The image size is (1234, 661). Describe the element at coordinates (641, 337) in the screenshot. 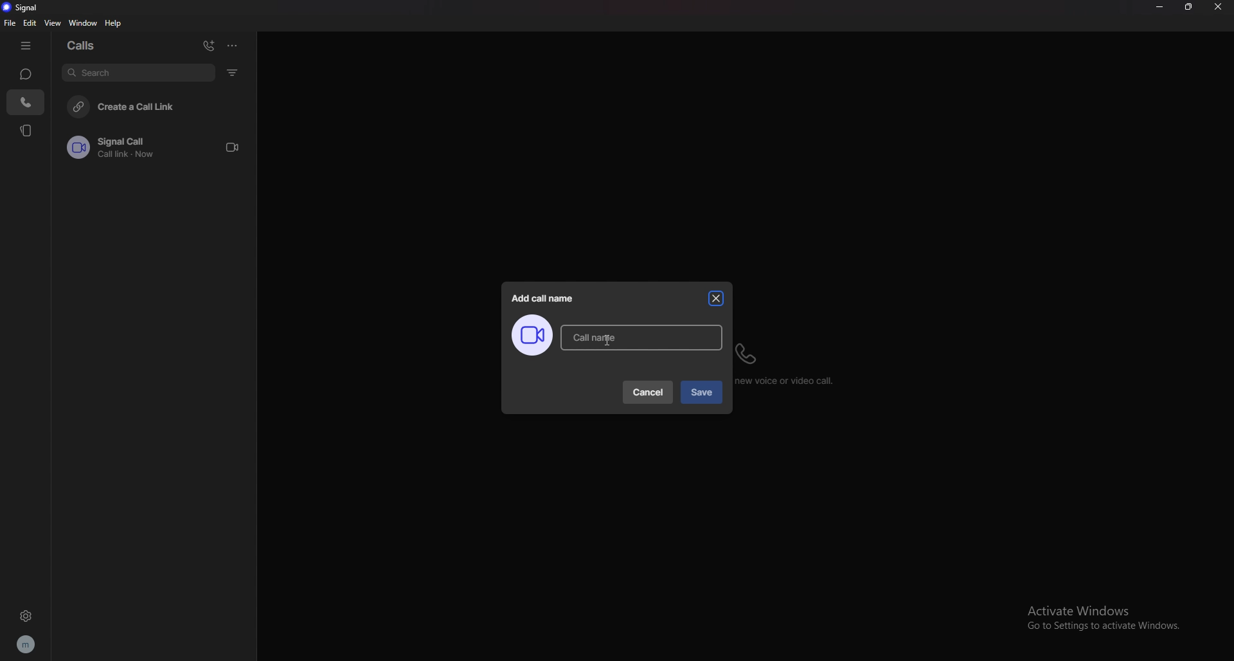

I see `input call name` at that location.